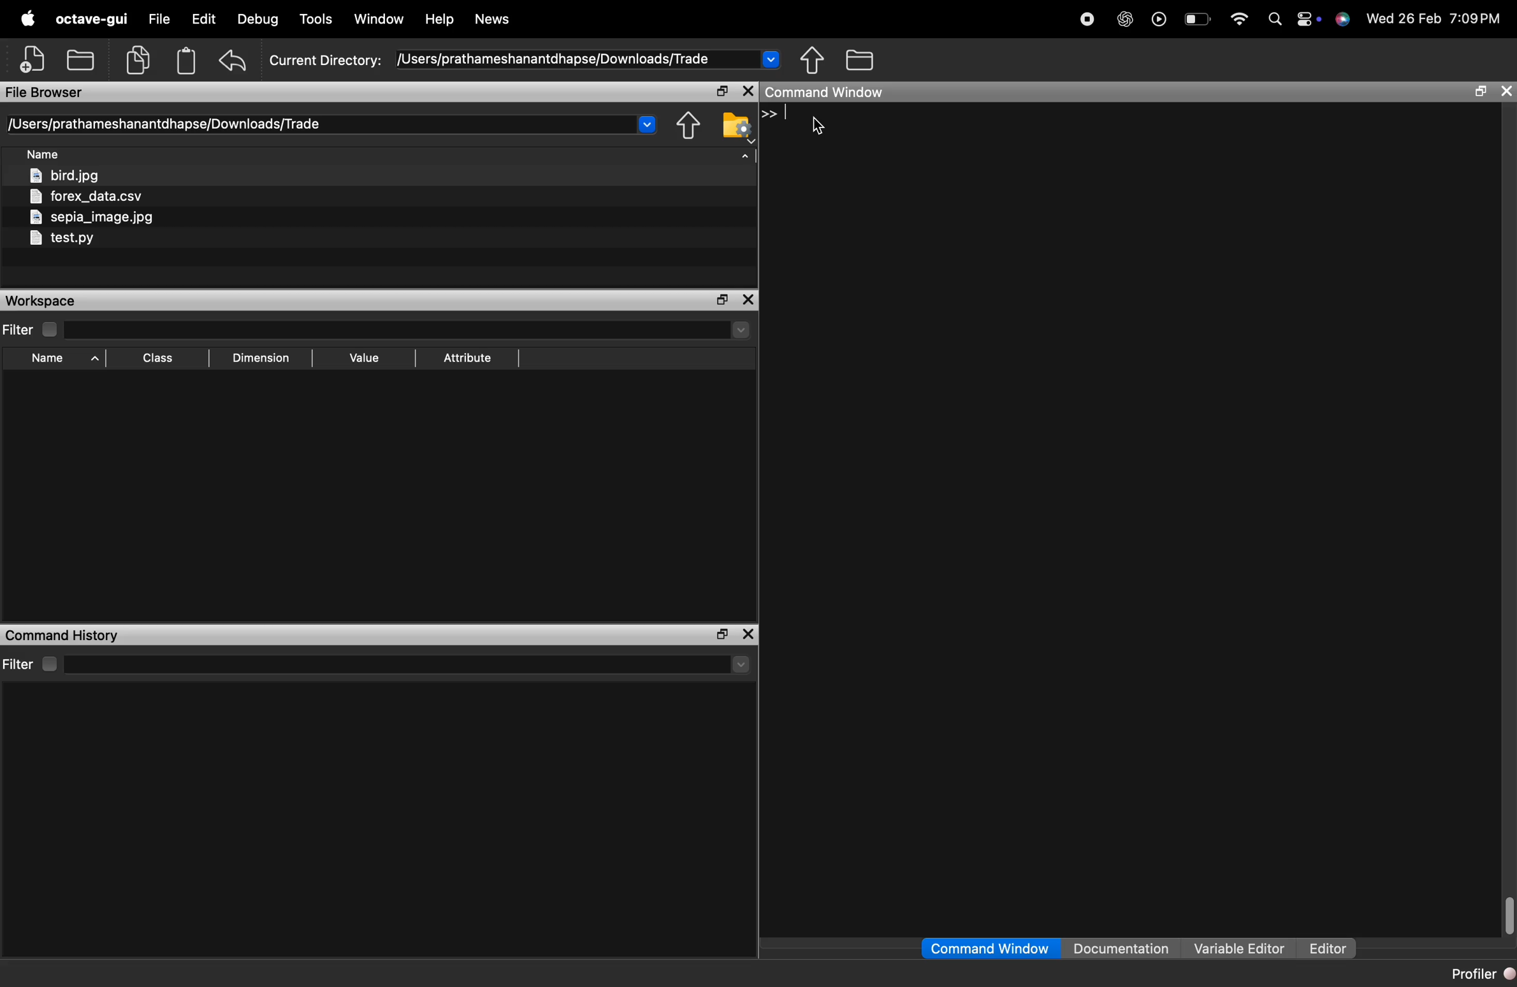 Image resolution: width=1517 pixels, height=987 pixels. I want to click on browse directories, so click(860, 59).